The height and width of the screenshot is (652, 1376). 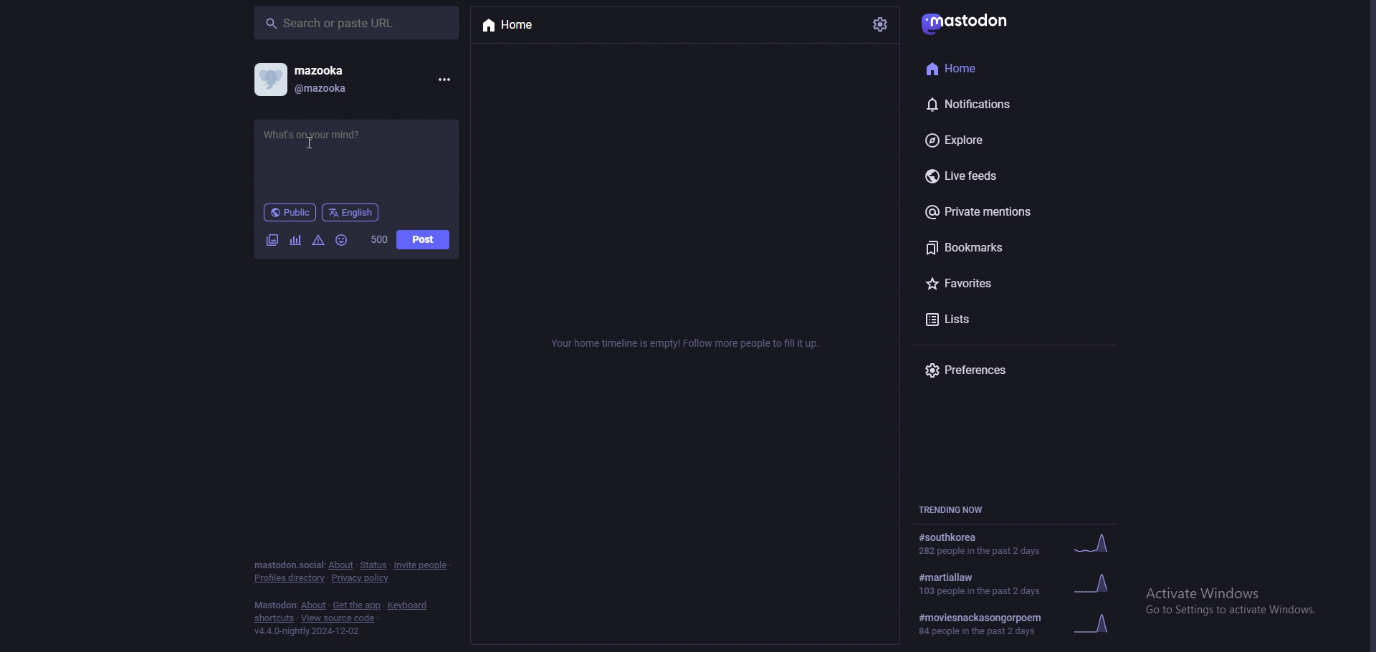 What do you see at coordinates (287, 578) in the screenshot?
I see `profiles directory` at bounding box center [287, 578].